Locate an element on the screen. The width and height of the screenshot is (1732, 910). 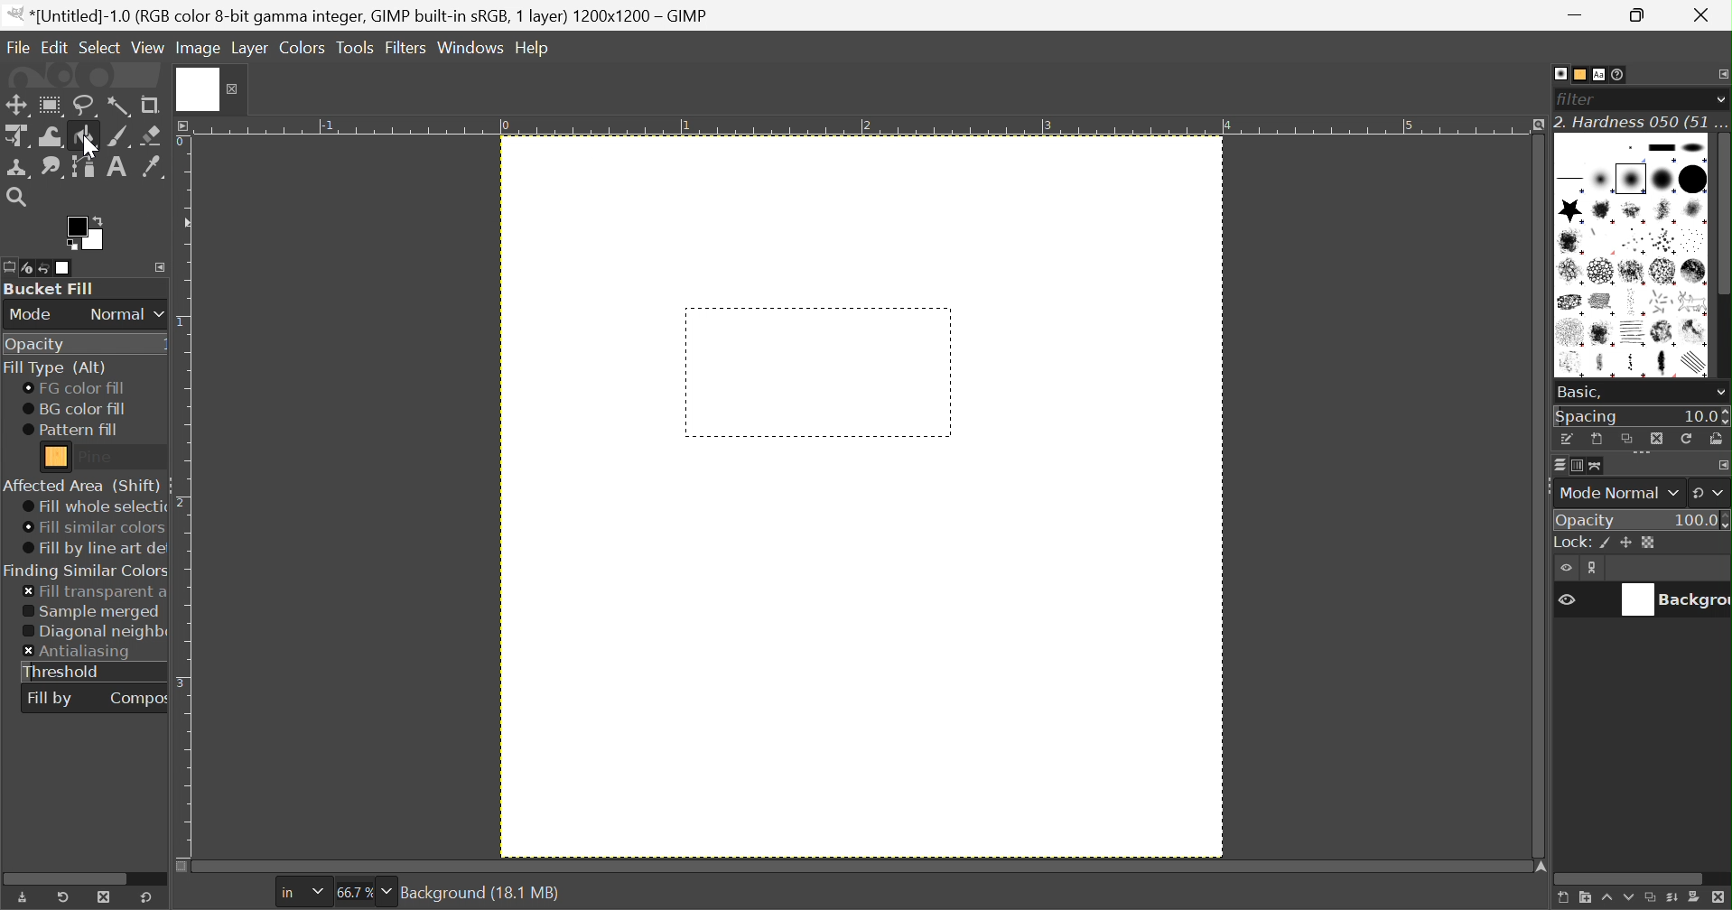
Acrylic 03 is located at coordinates (1666, 211).